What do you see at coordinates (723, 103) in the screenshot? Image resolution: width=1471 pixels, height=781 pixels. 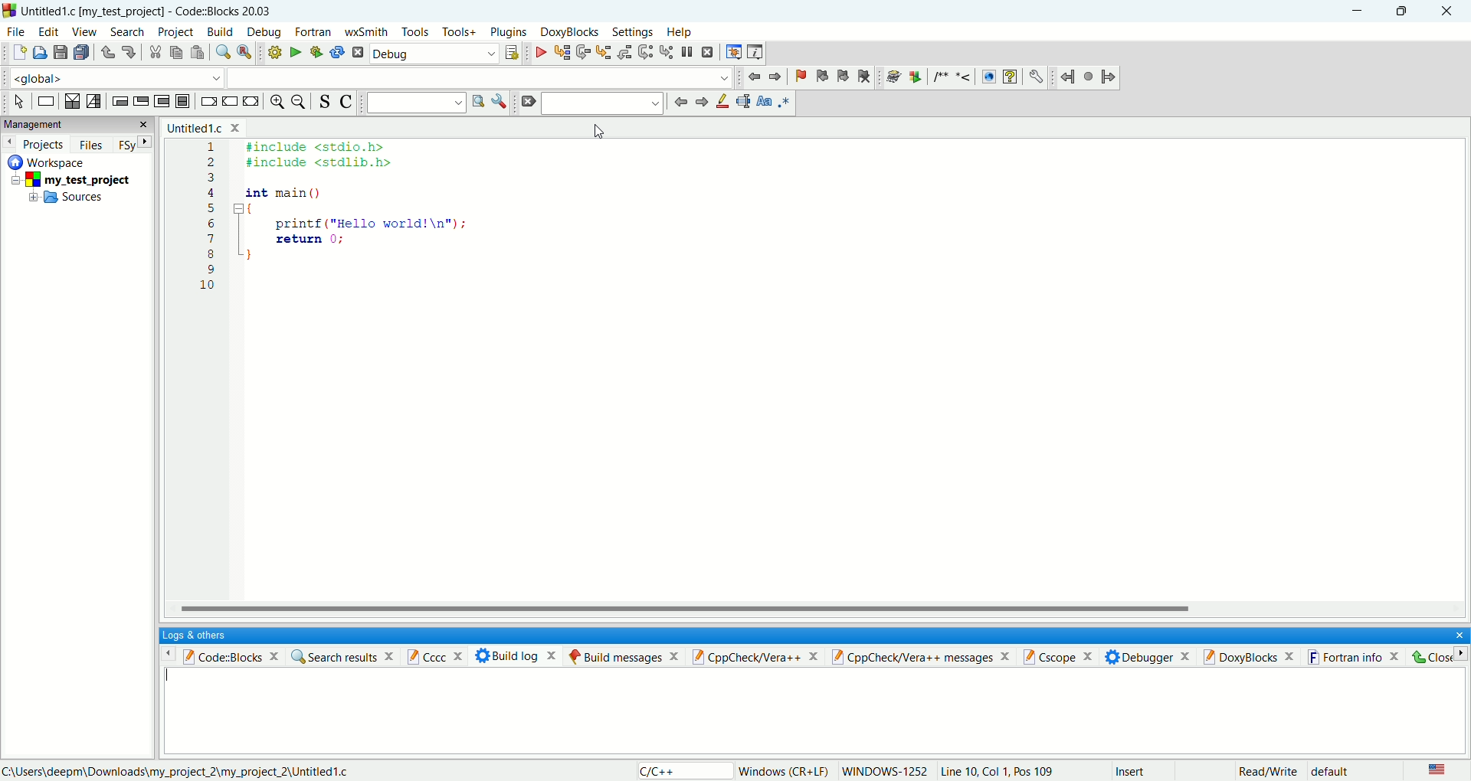 I see `highlight` at bounding box center [723, 103].